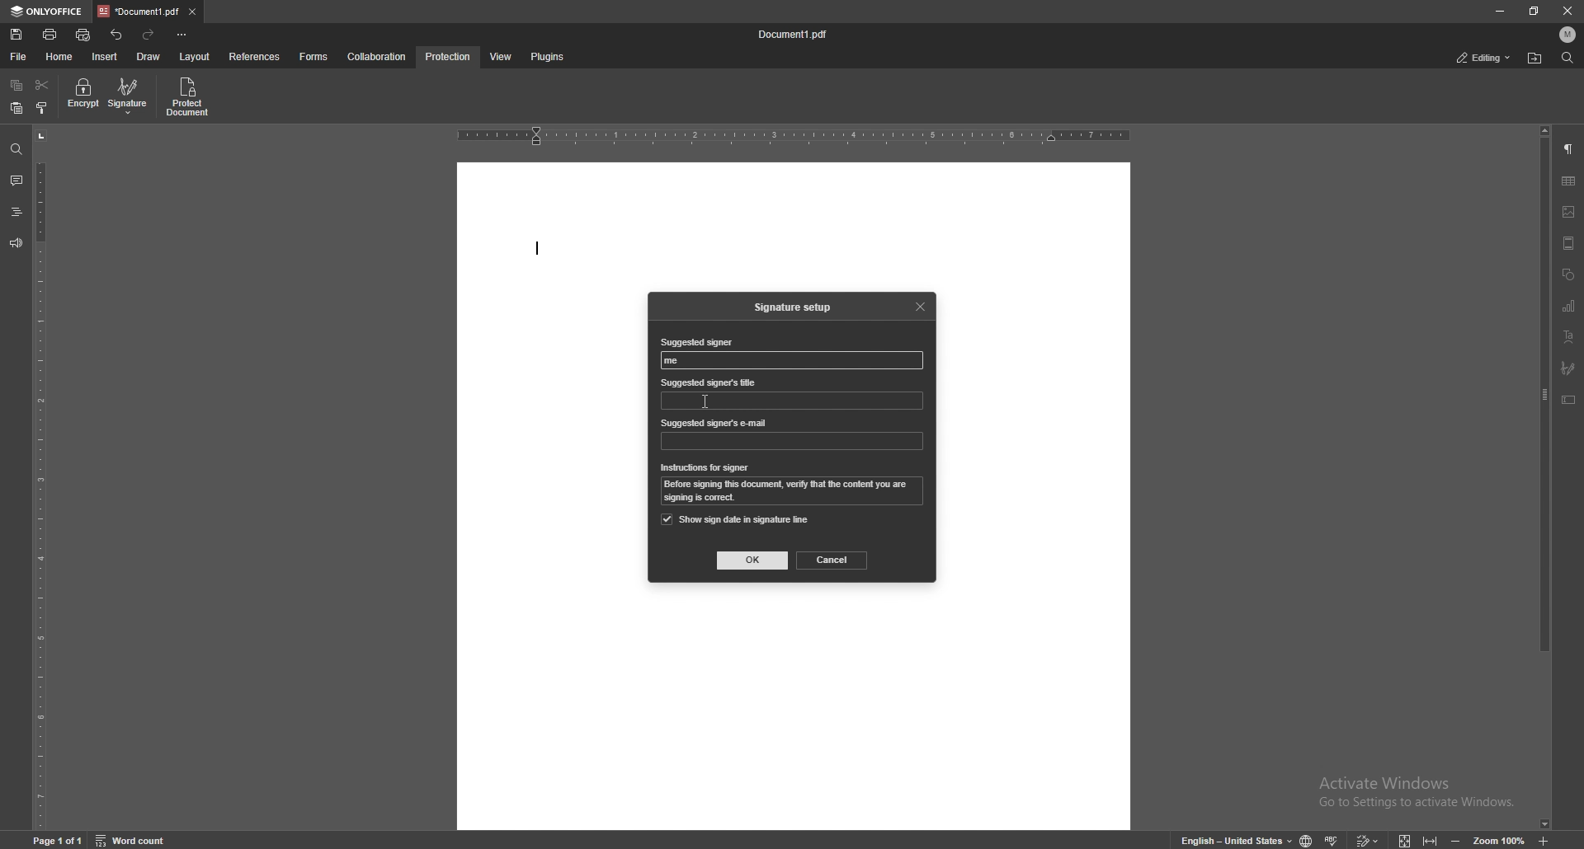 This screenshot has width=1584, height=849. What do you see at coordinates (138, 11) in the screenshot?
I see `tab` at bounding box center [138, 11].